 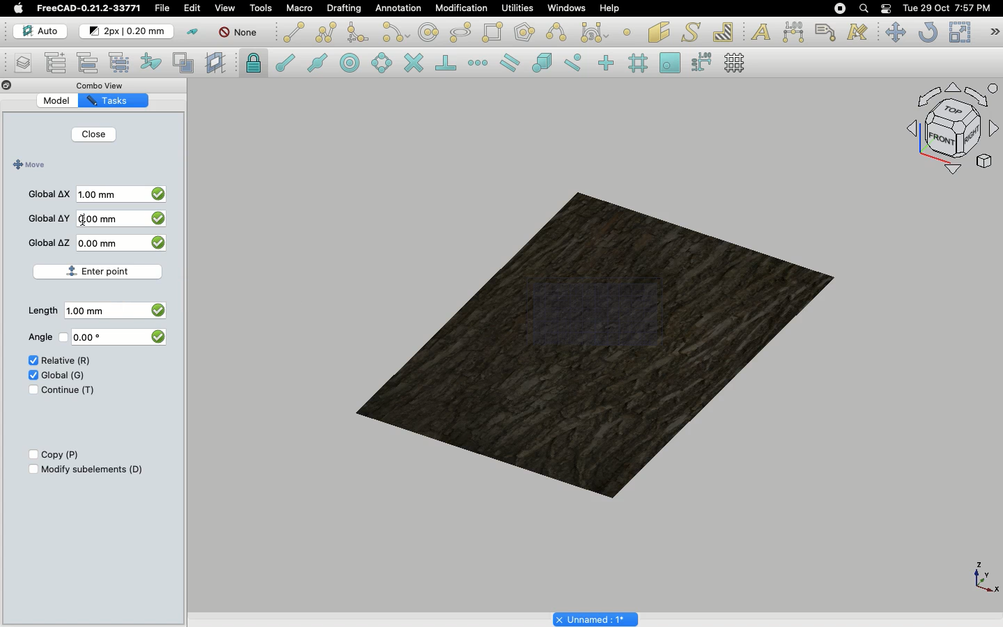 What do you see at coordinates (30, 362) in the screenshot?
I see `Check` at bounding box center [30, 362].